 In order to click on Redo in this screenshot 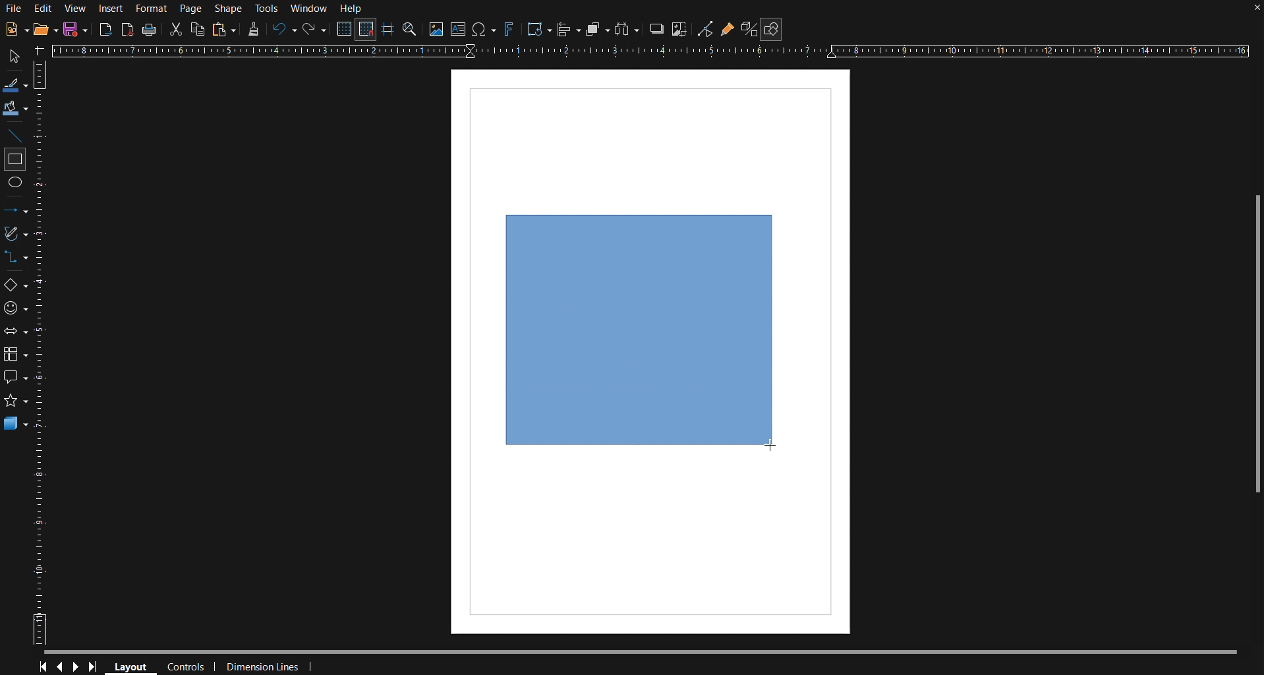, I will do `click(314, 30)`.